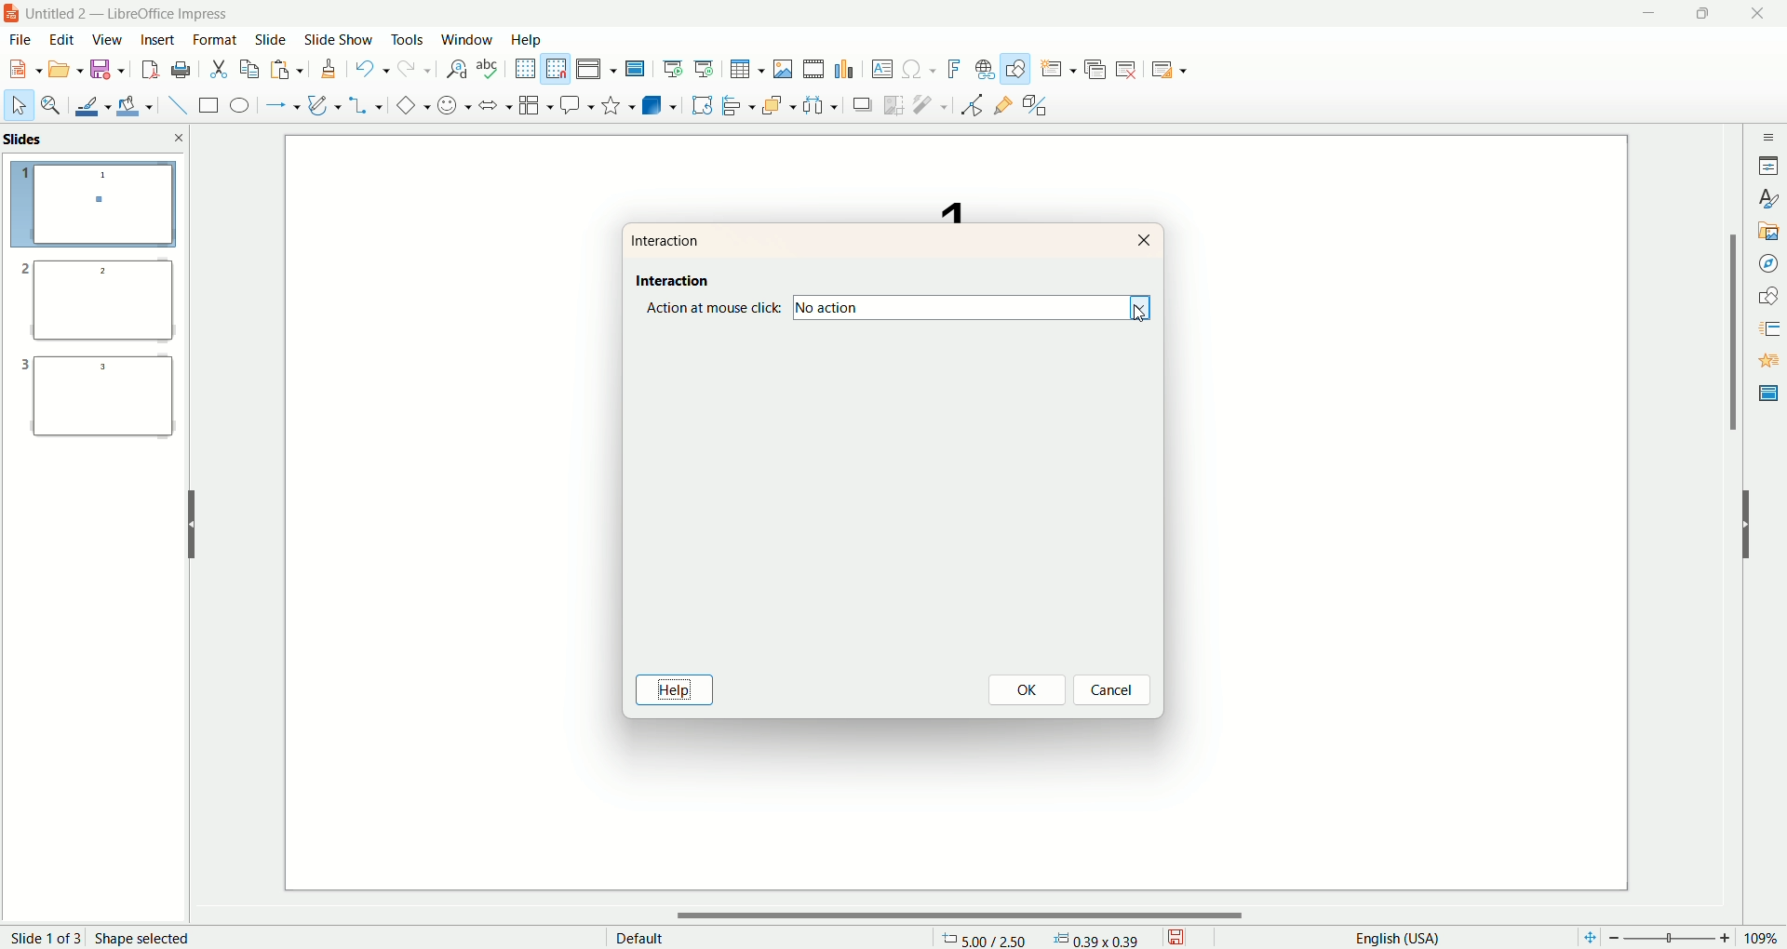 The image size is (1787, 949). I want to click on interaction, so click(668, 241).